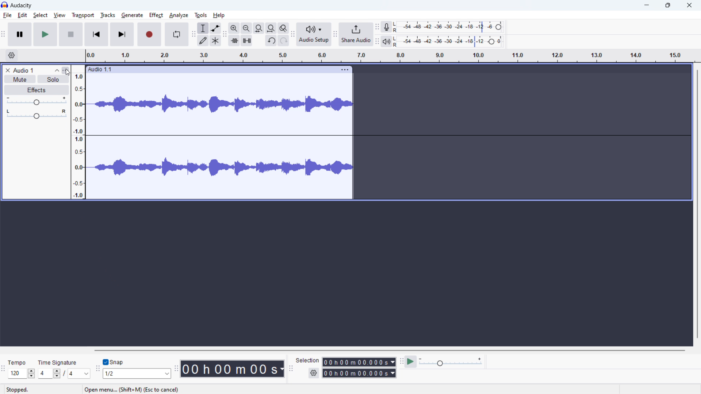 This screenshot has height=394, width=701. Describe the element at coordinates (58, 362) in the screenshot. I see `time signature` at that location.